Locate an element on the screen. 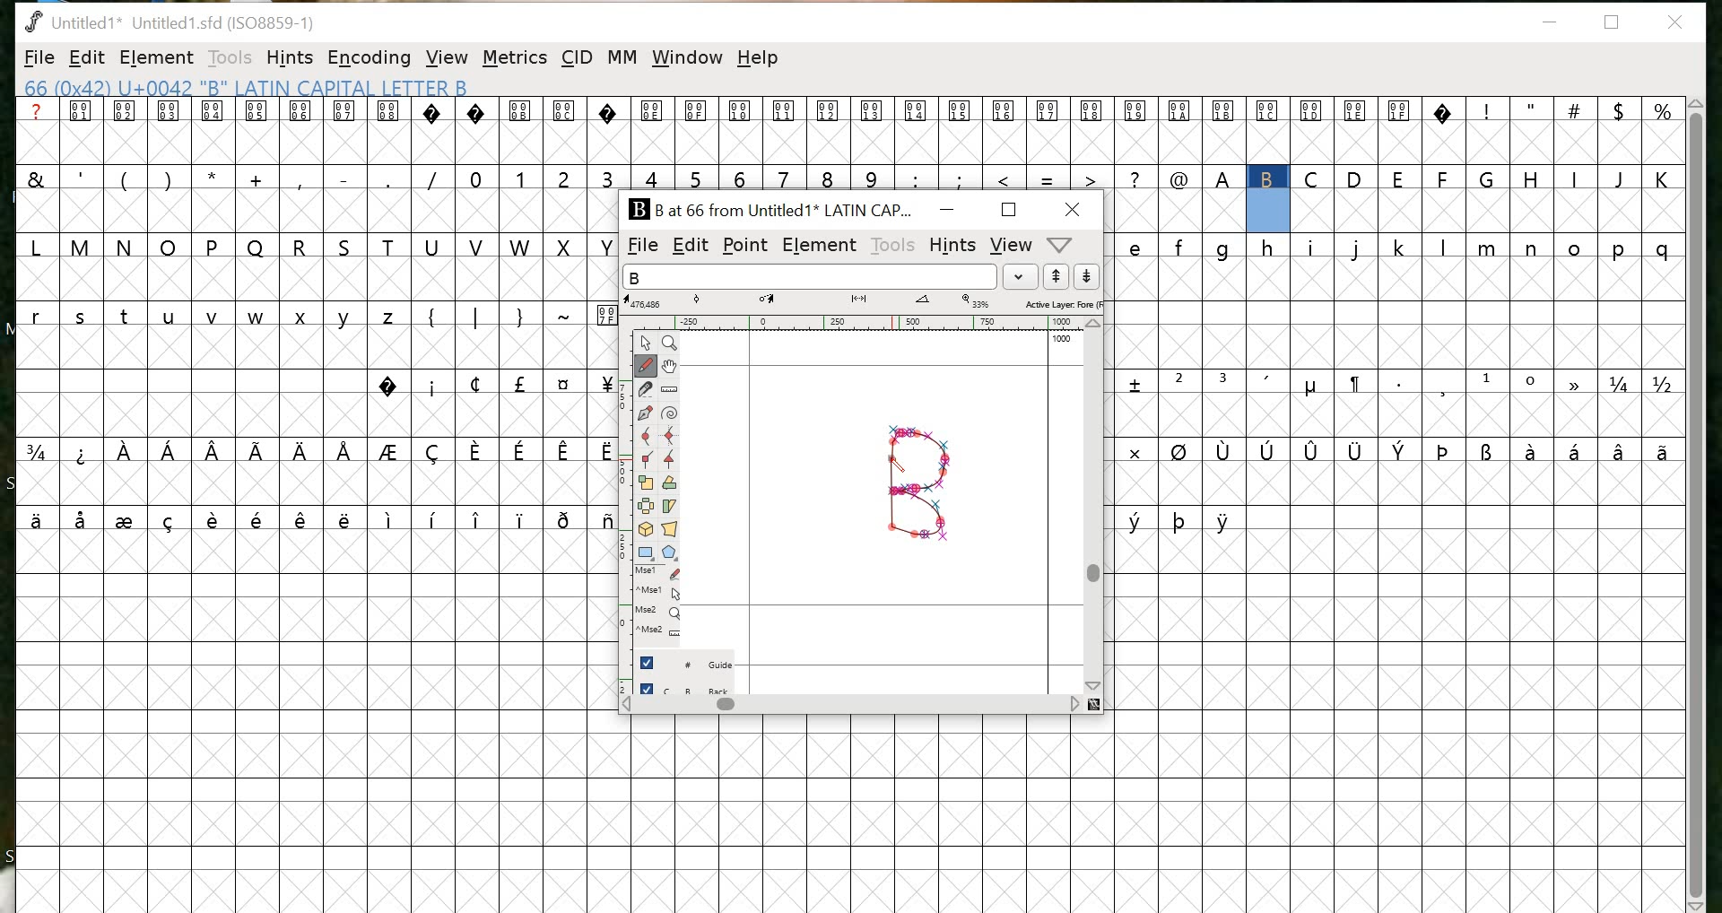 The image size is (1722, 913). B at 66 from Untitled1 LATIN CAPI... is located at coordinates (769, 207).